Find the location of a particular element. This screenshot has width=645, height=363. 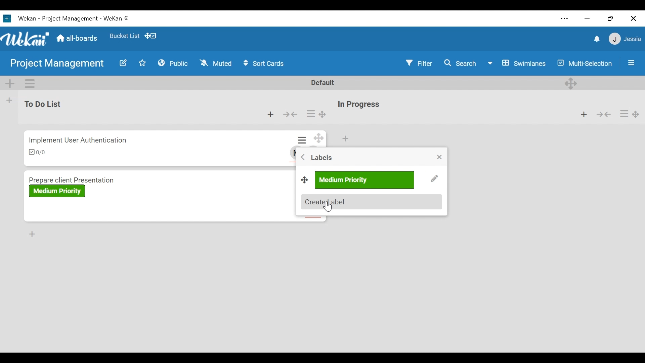

Search is located at coordinates (460, 63).